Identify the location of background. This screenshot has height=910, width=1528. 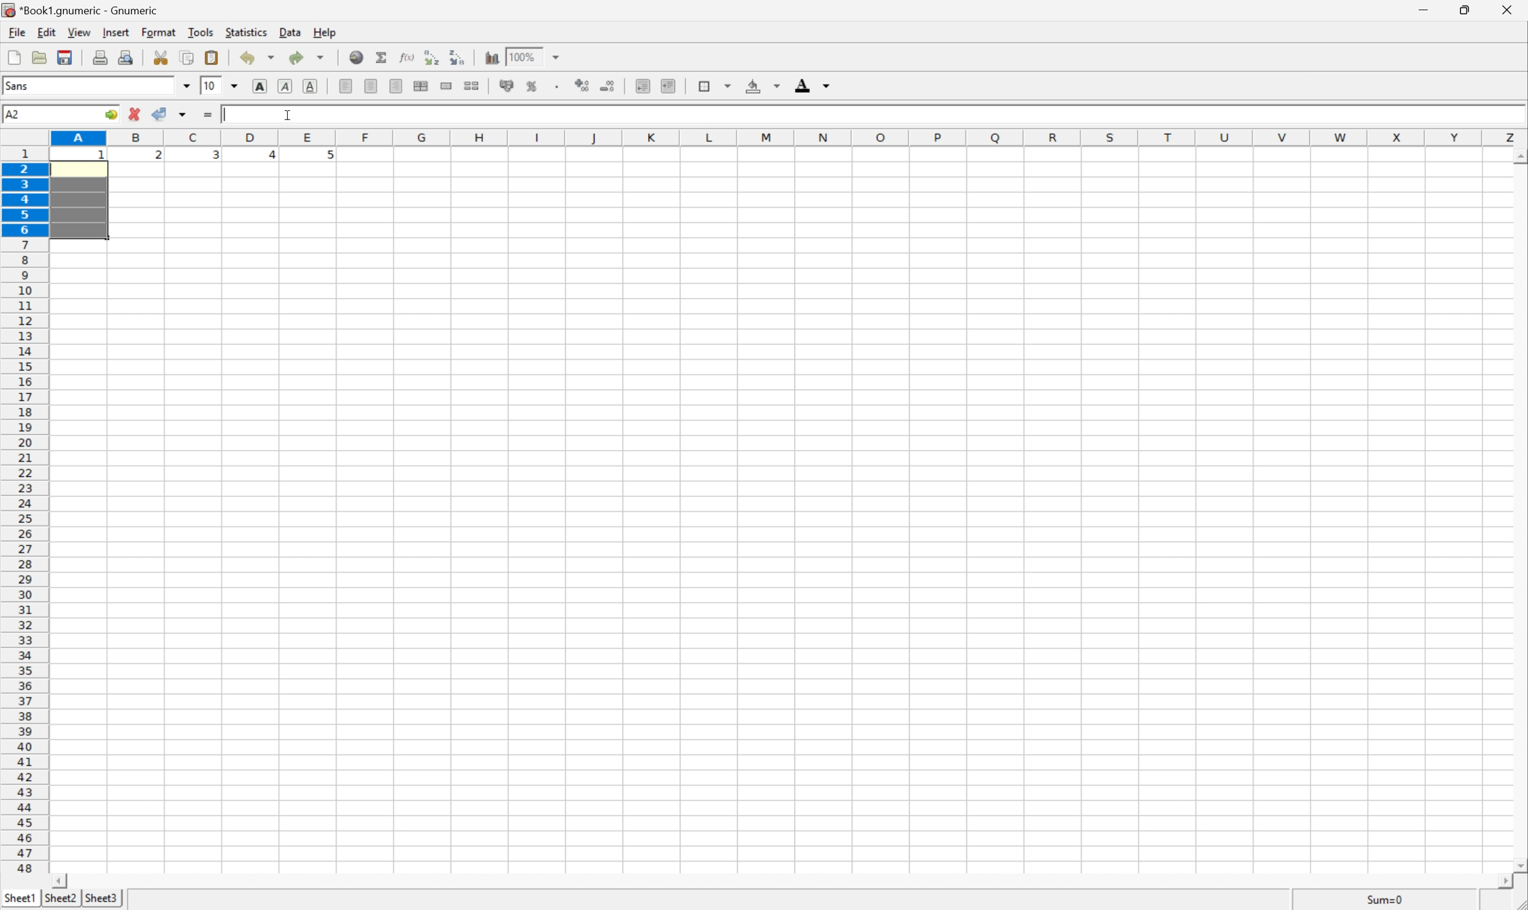
(764, 85).